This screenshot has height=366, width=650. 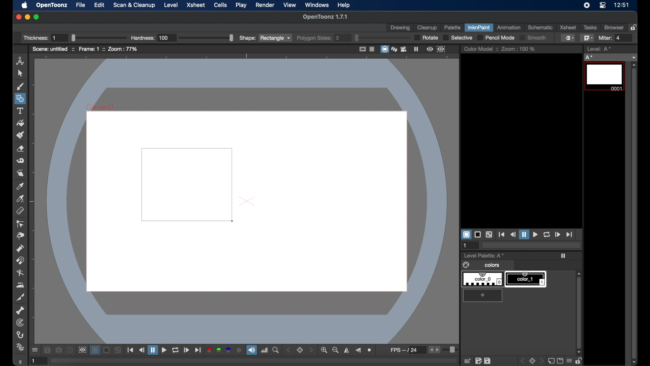 What do you see at coordinates (231, 221) in the screenshot?
I see `cursor` at bounding box center [231, 221].